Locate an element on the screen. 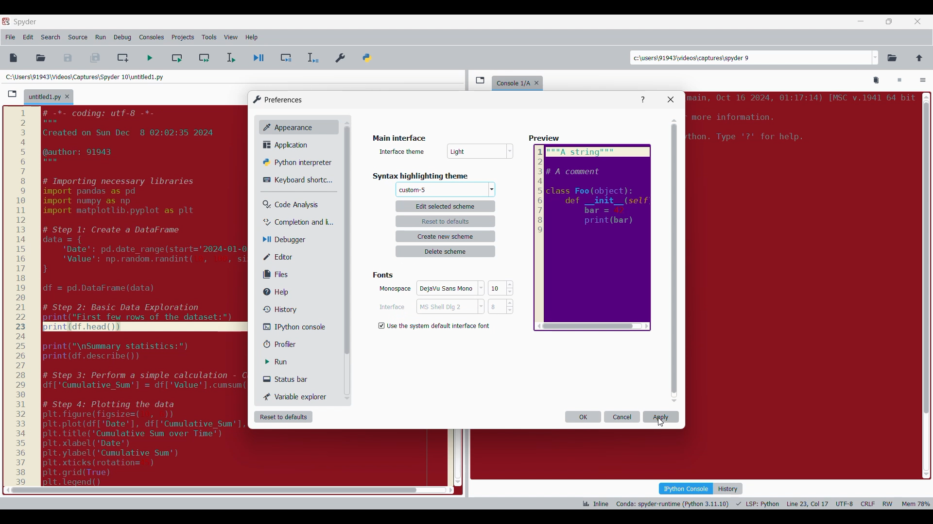  Keyboard shortcut is located at coordinates (294, 180).